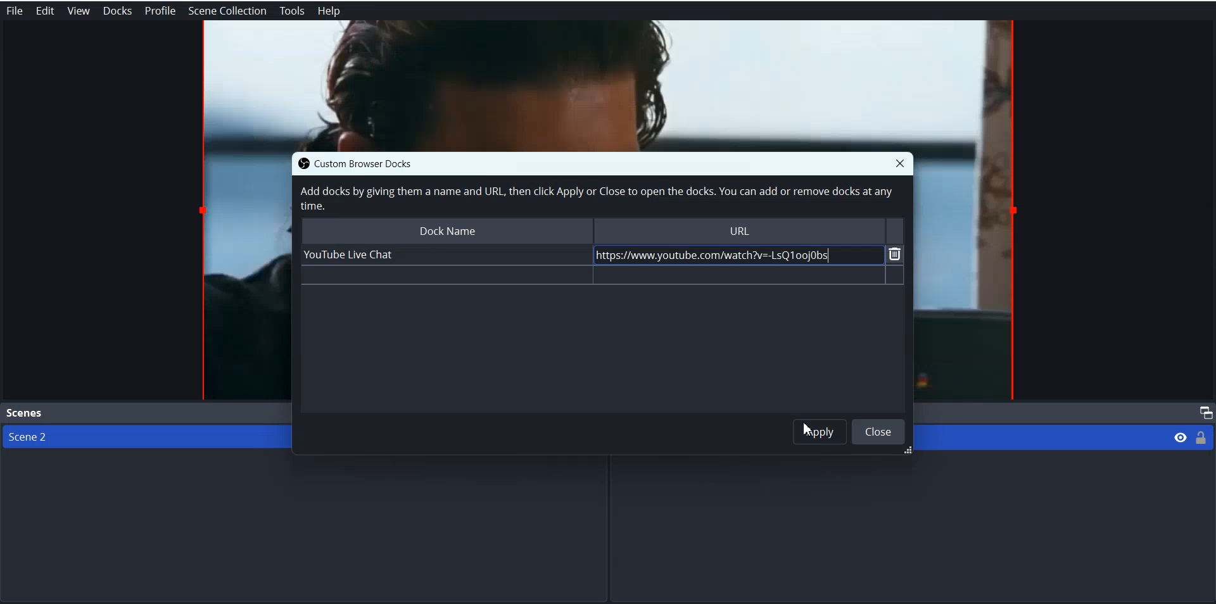 The width and height of the screenshot is (1216, 604). What do you see at coordinates (905, 451) in the screenshot?
I see `resize` at bounding box center [905, 451].